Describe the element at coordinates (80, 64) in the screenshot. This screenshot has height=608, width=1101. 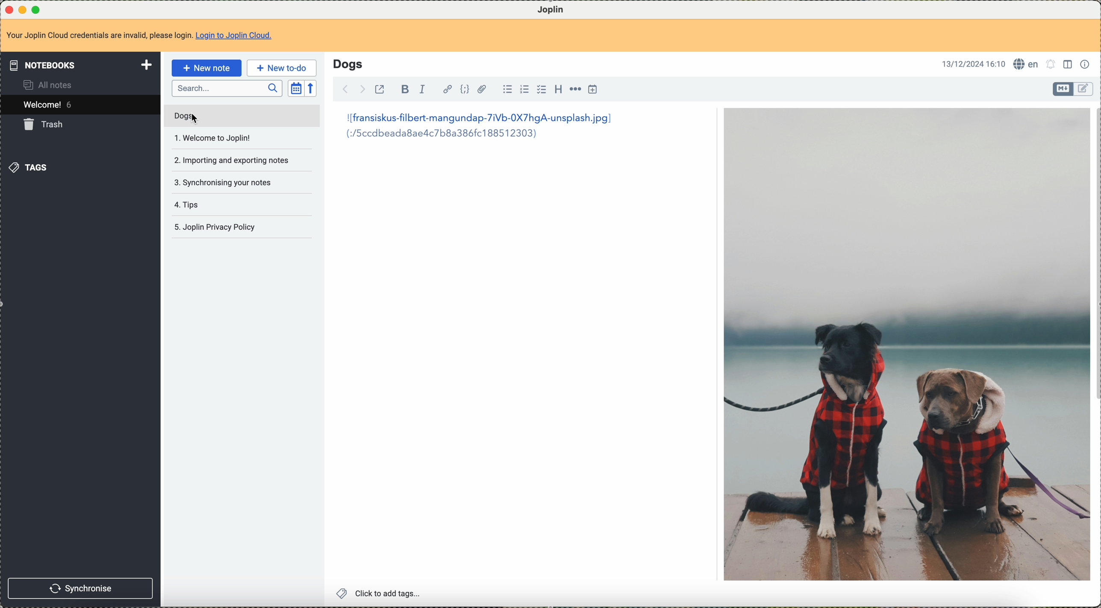
I see `notebooks` at that location.